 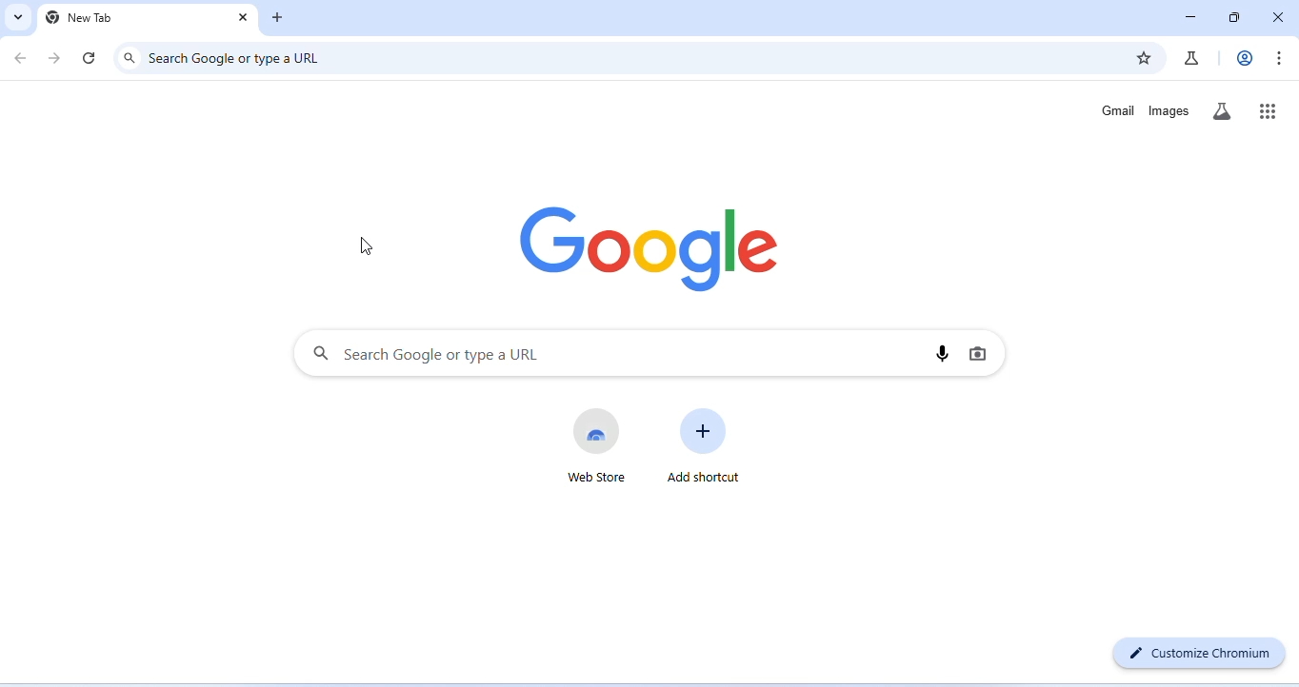 What do you see at coordinates (130, 57) in the screenshot?
I see `search icon` at bounding box center [130, 57].